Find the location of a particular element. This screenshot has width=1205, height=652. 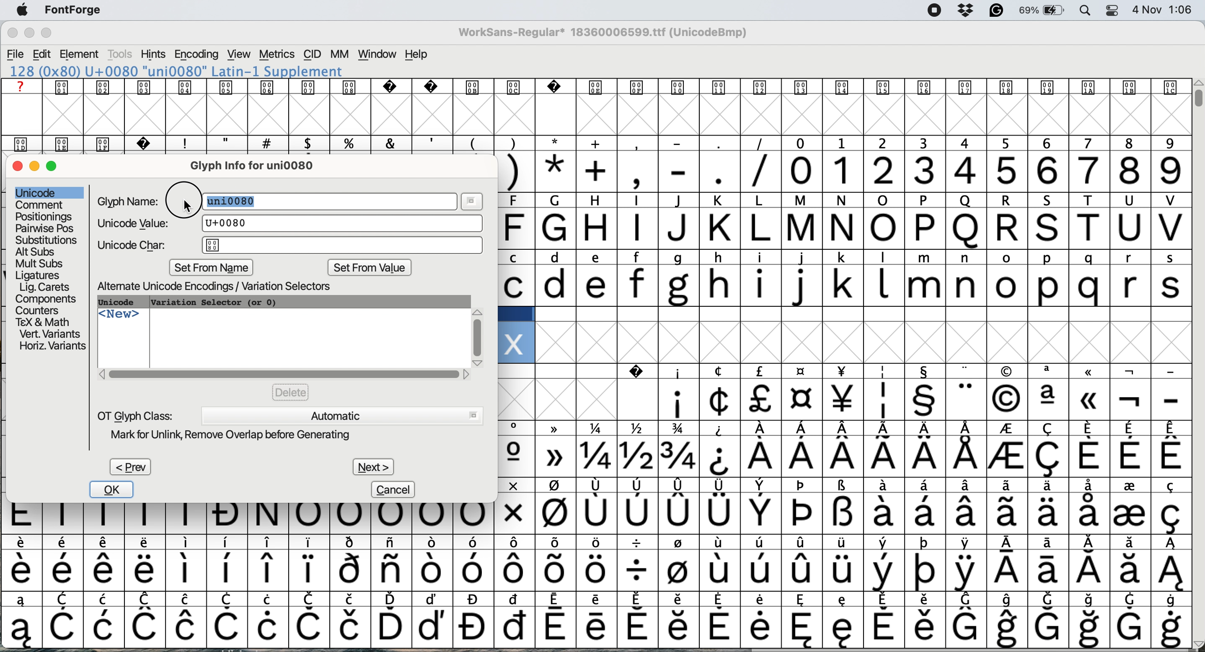

glyph name is located at coordinates (131, 201).